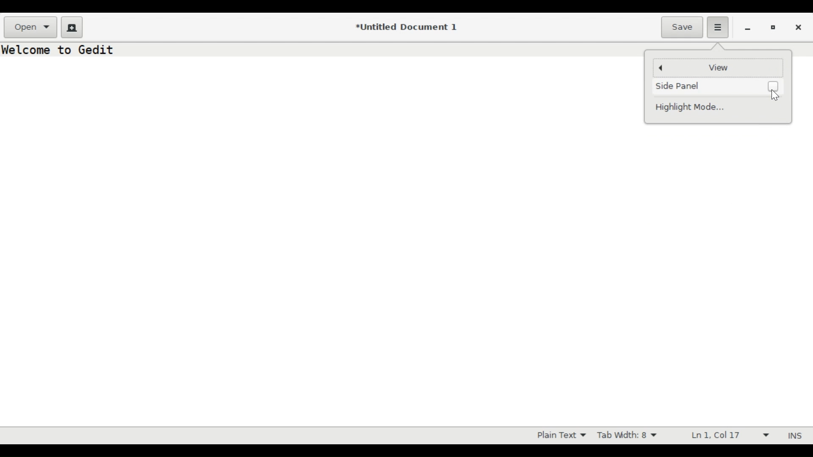 The width and height of the screenshot is (813, 457). Describe the element at coordinates (72, 27) in the screenshot. I see `Create a new document` at that location.